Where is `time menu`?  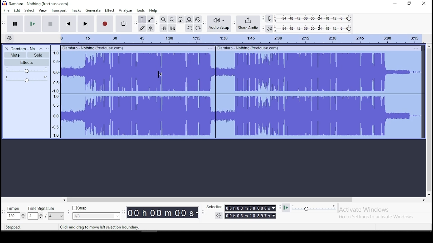
time menu is located at coordinates (162, 213).